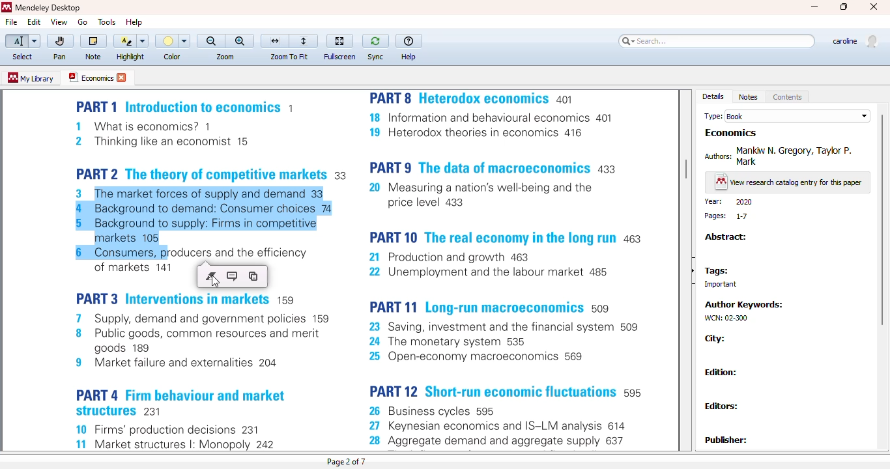 The image size is (890, 469). What do you see at coordinates (346, 461) in the screenshot?
I see `page 2 of 7` at bounding box center [346, 461].